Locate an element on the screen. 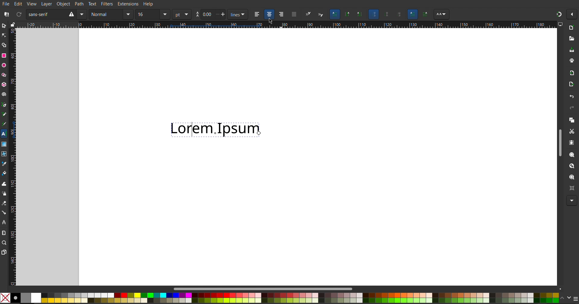  Import BitMap is located at coordinates (572, 73).